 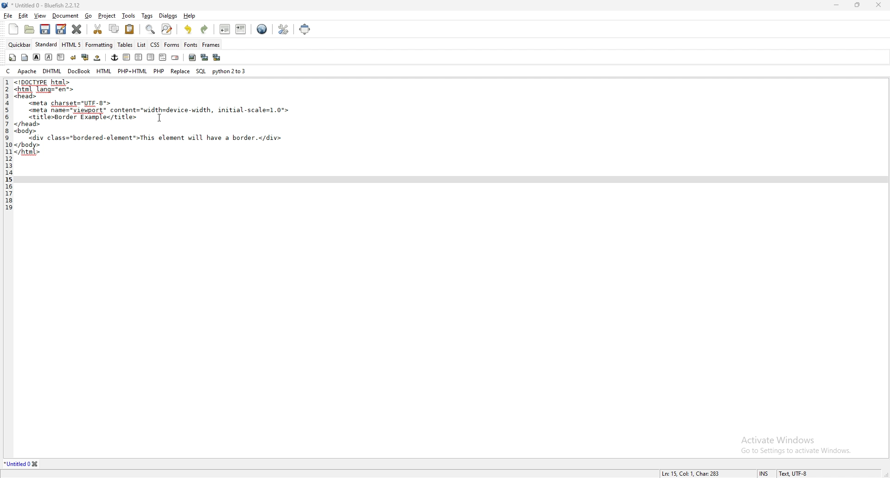 What do you see at coordinates (792, 441) in the screenshot?
I see `Activate Windows
Go to Settings to activate Windows.` at bounding box center [792, 441].